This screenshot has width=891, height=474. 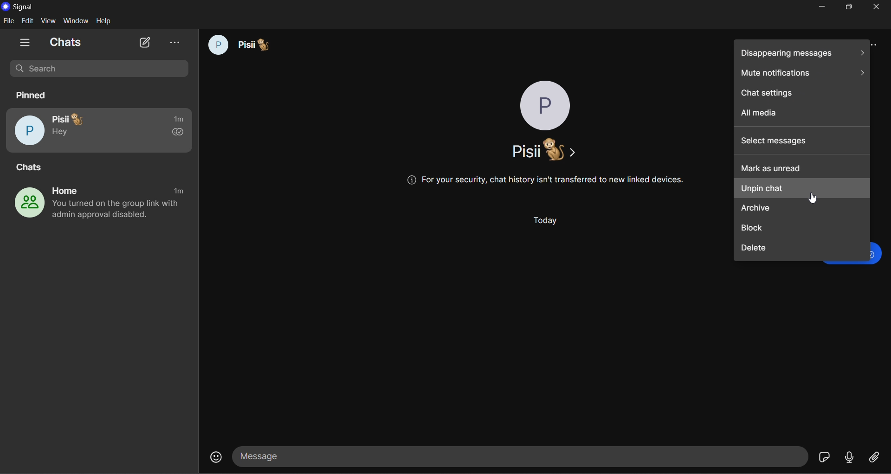 I want to click on mark as unread, so click(x=802, y=166).